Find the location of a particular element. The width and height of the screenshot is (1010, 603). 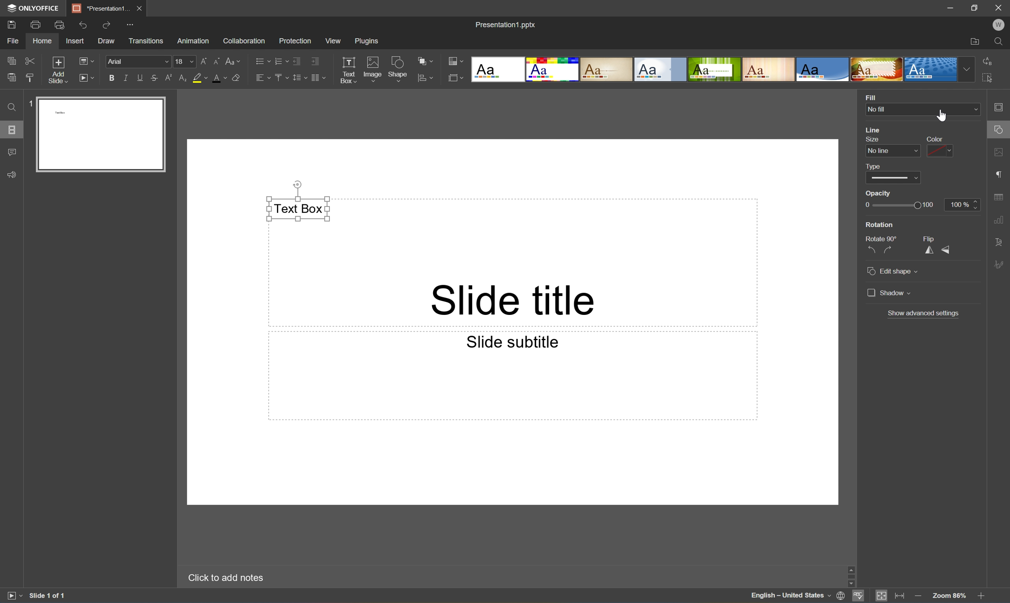

Redo is located at coordinates (107, 24).